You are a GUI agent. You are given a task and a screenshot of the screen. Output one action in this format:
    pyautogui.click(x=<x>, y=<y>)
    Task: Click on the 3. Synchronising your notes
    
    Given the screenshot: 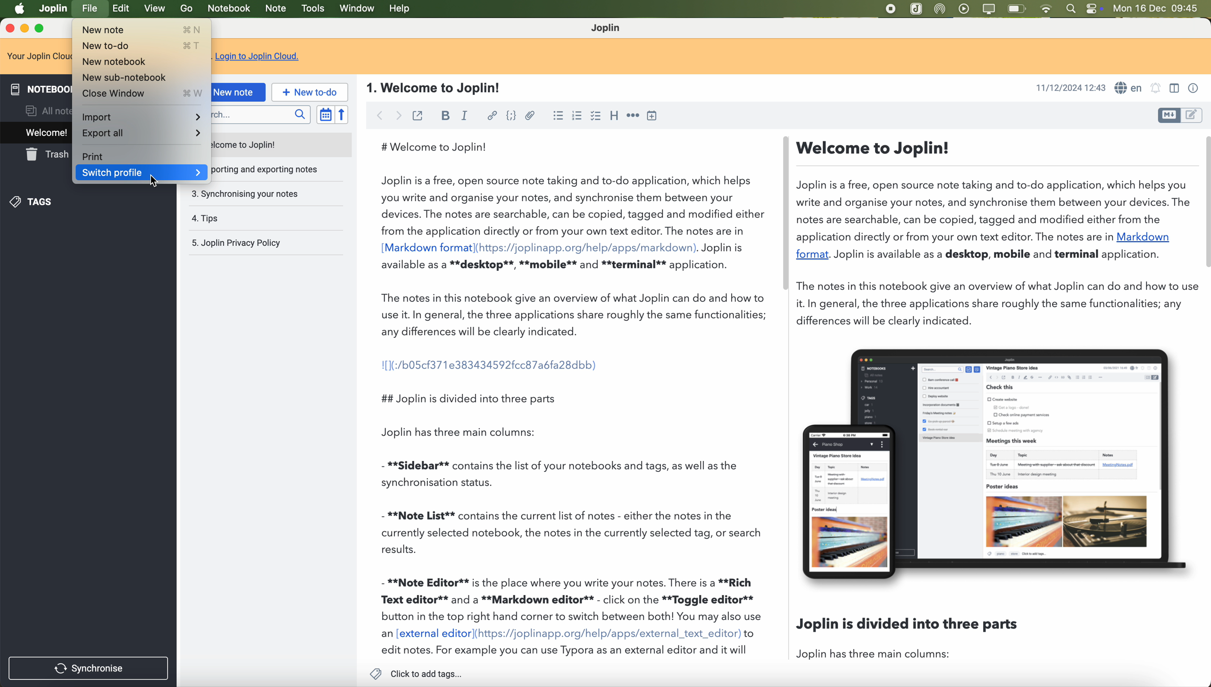 What is the action you would take?
    pyautogui.click(x=247, y=193)
    